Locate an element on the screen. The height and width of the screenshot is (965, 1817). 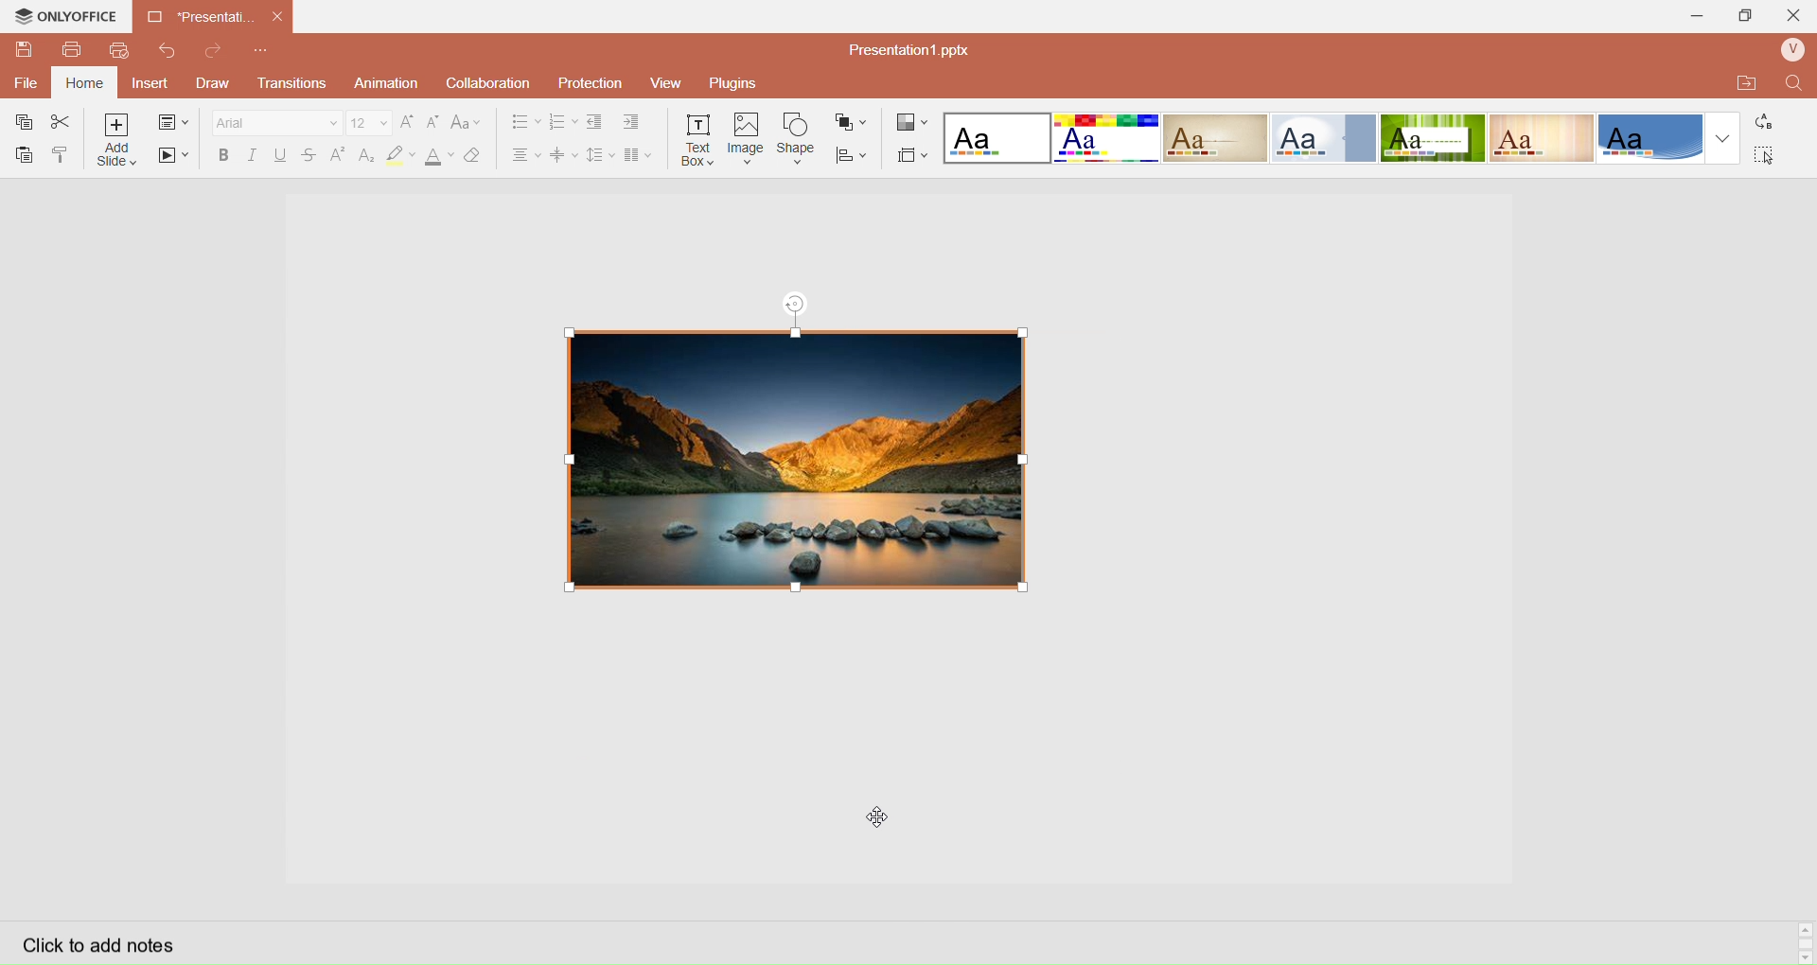
Paste is located at coordinates (26, 157).